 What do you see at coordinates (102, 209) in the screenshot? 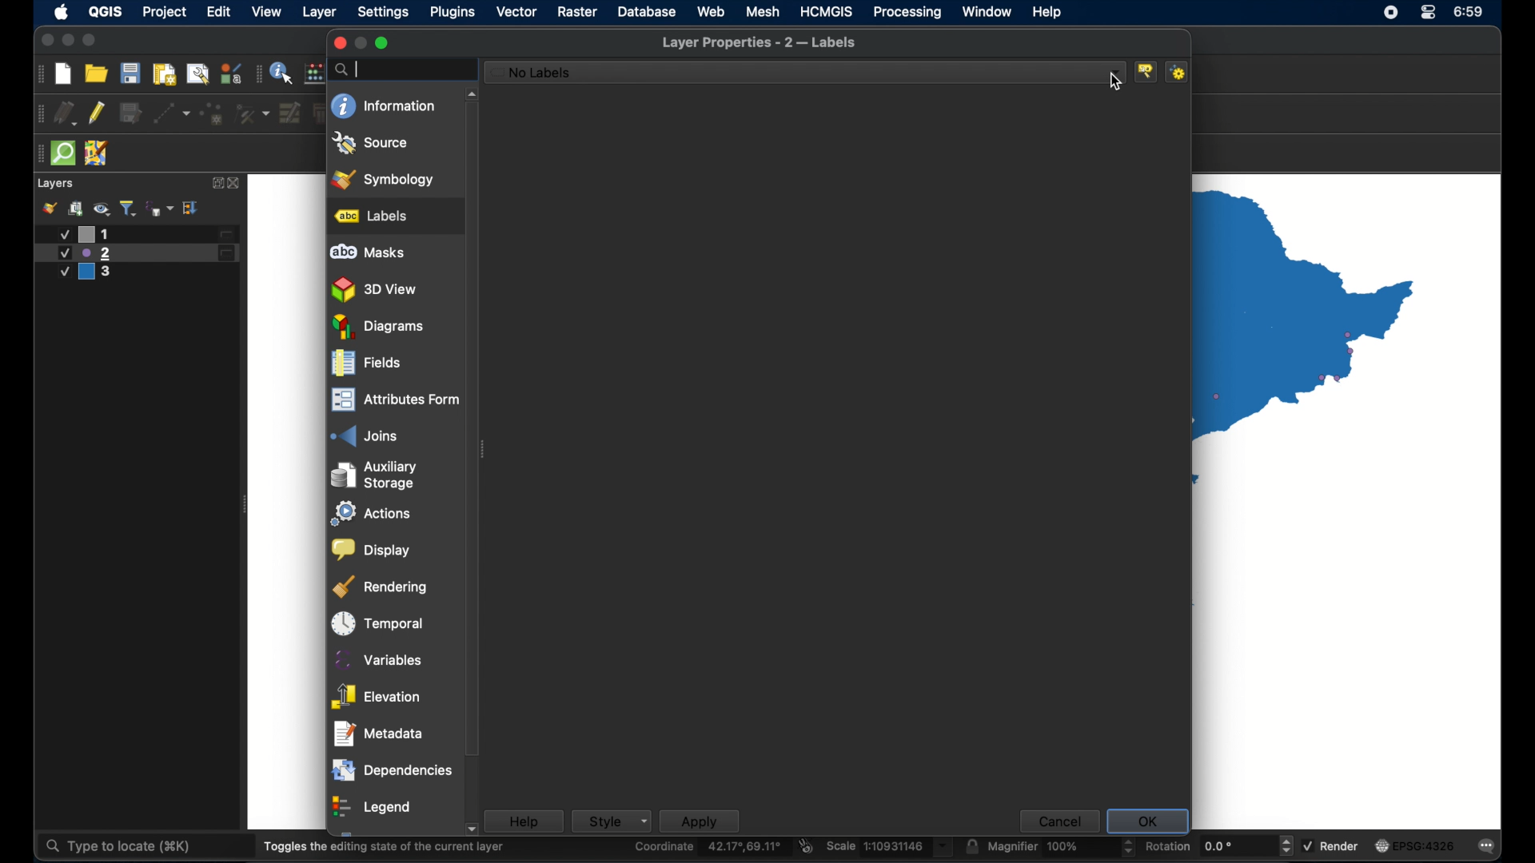
I see `manage map theme` at bounding box center [102, 209].